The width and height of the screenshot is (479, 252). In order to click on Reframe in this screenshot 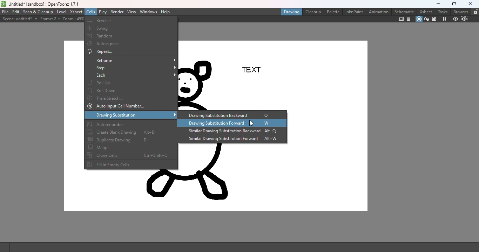, I will do `click(133, 60)`.